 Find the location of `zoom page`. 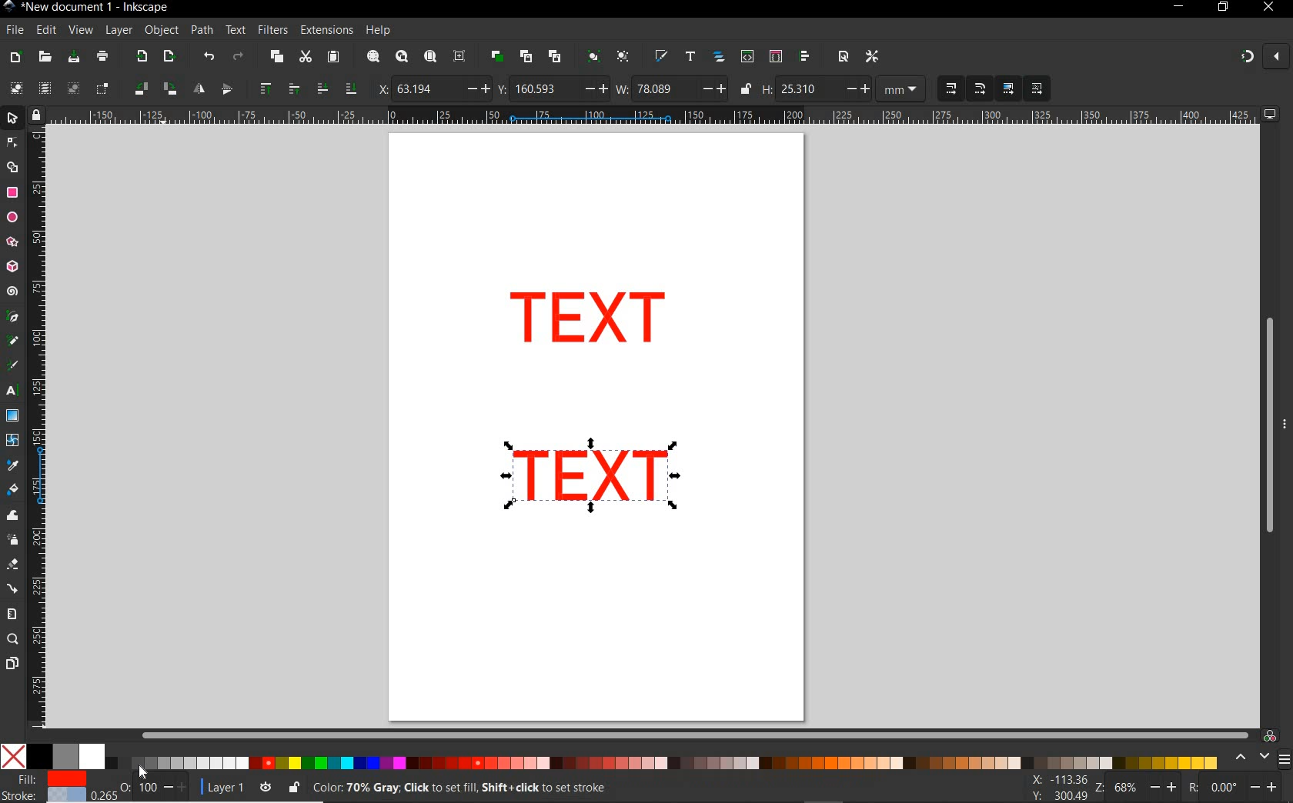

zoom page is located at coordinates (429, 56).